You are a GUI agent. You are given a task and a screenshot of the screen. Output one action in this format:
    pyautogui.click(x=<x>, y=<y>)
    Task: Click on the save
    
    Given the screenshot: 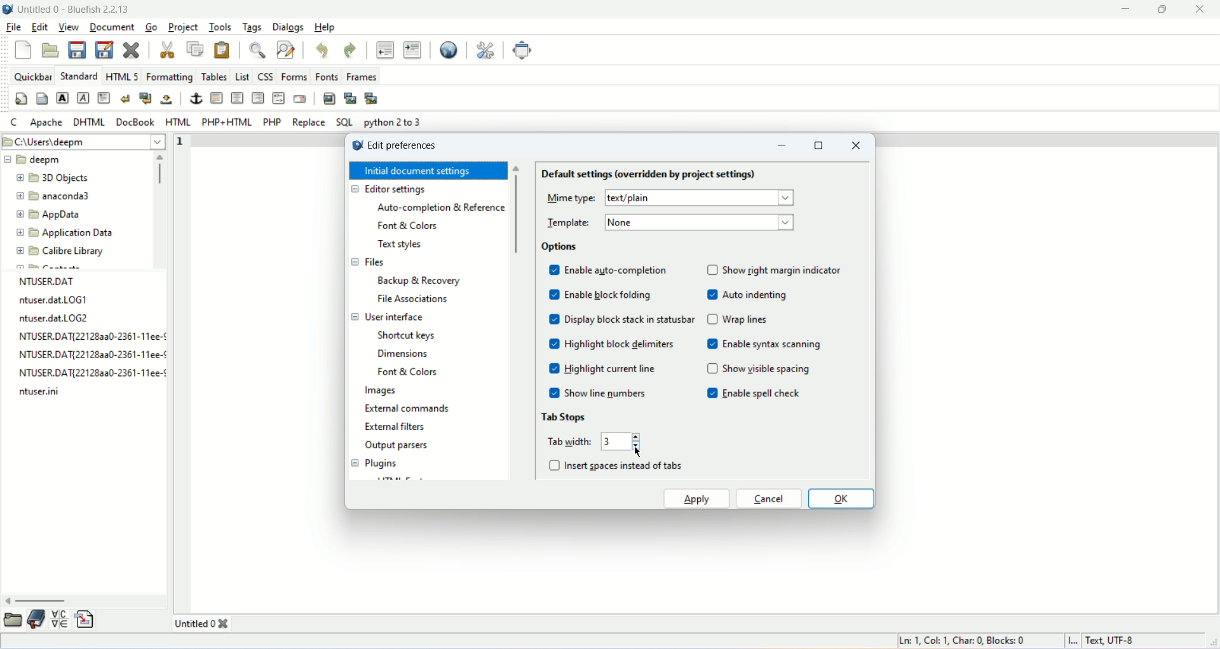 What is the action you would take?
    pyautogui.click(x=77, y=49)
    